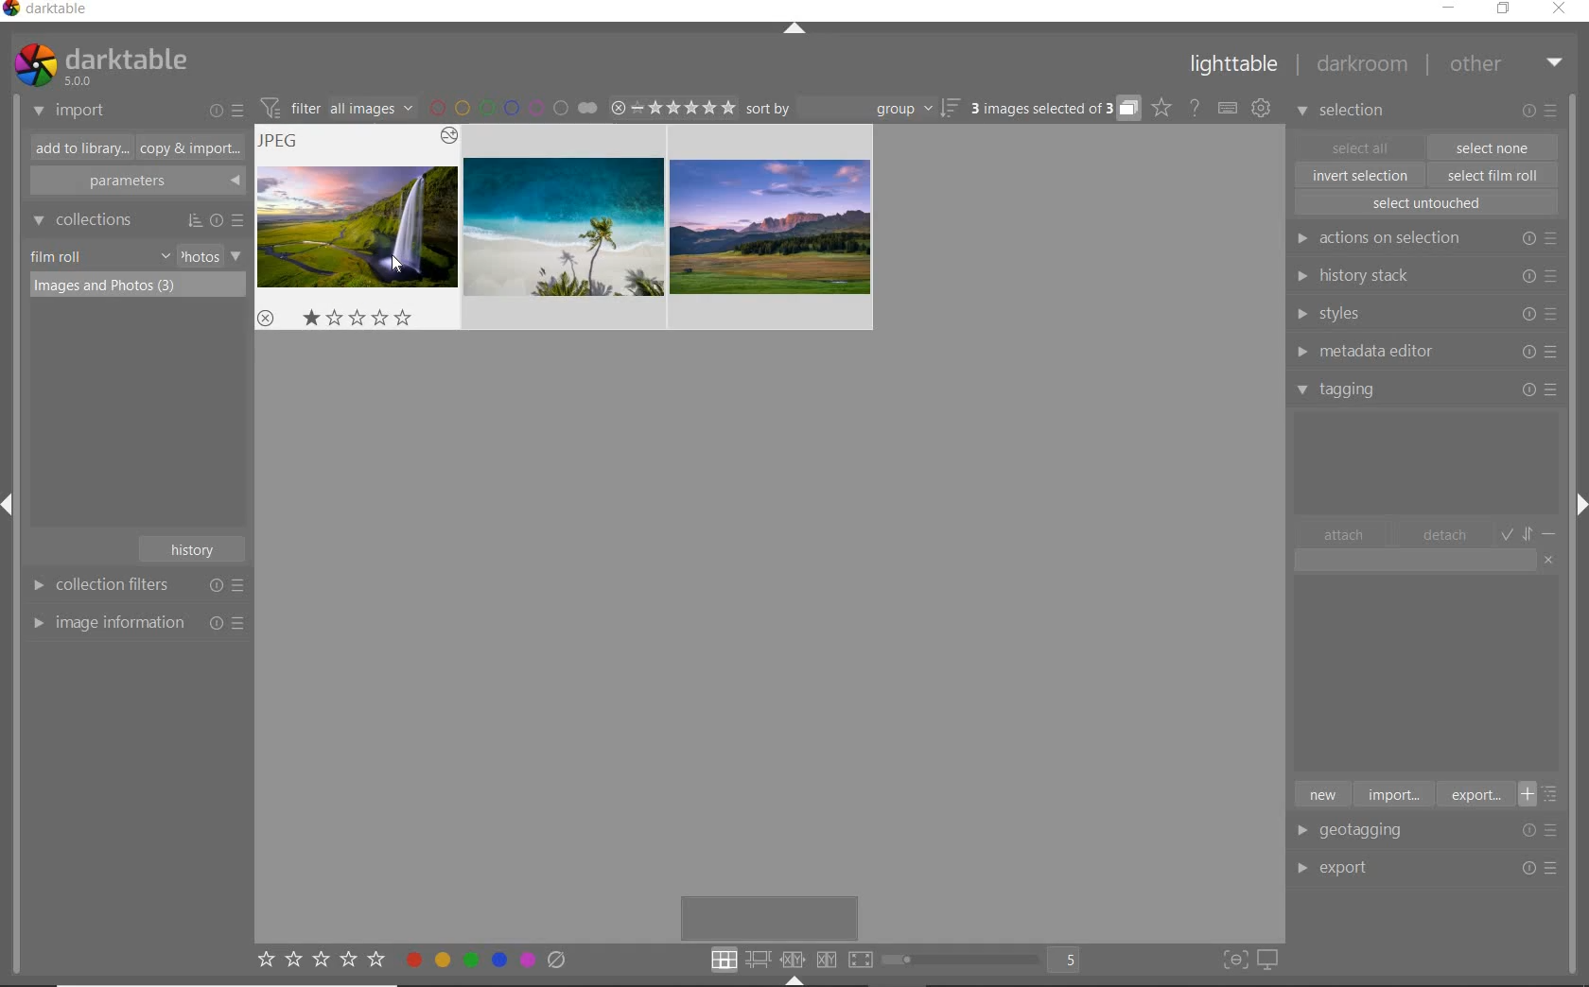 The height and width of the screenshot is (987, 1589). What do you see at coordinates (226, 110) in the screenshot?
I see `import or presets & preferences` at bounding box center [226, 110].